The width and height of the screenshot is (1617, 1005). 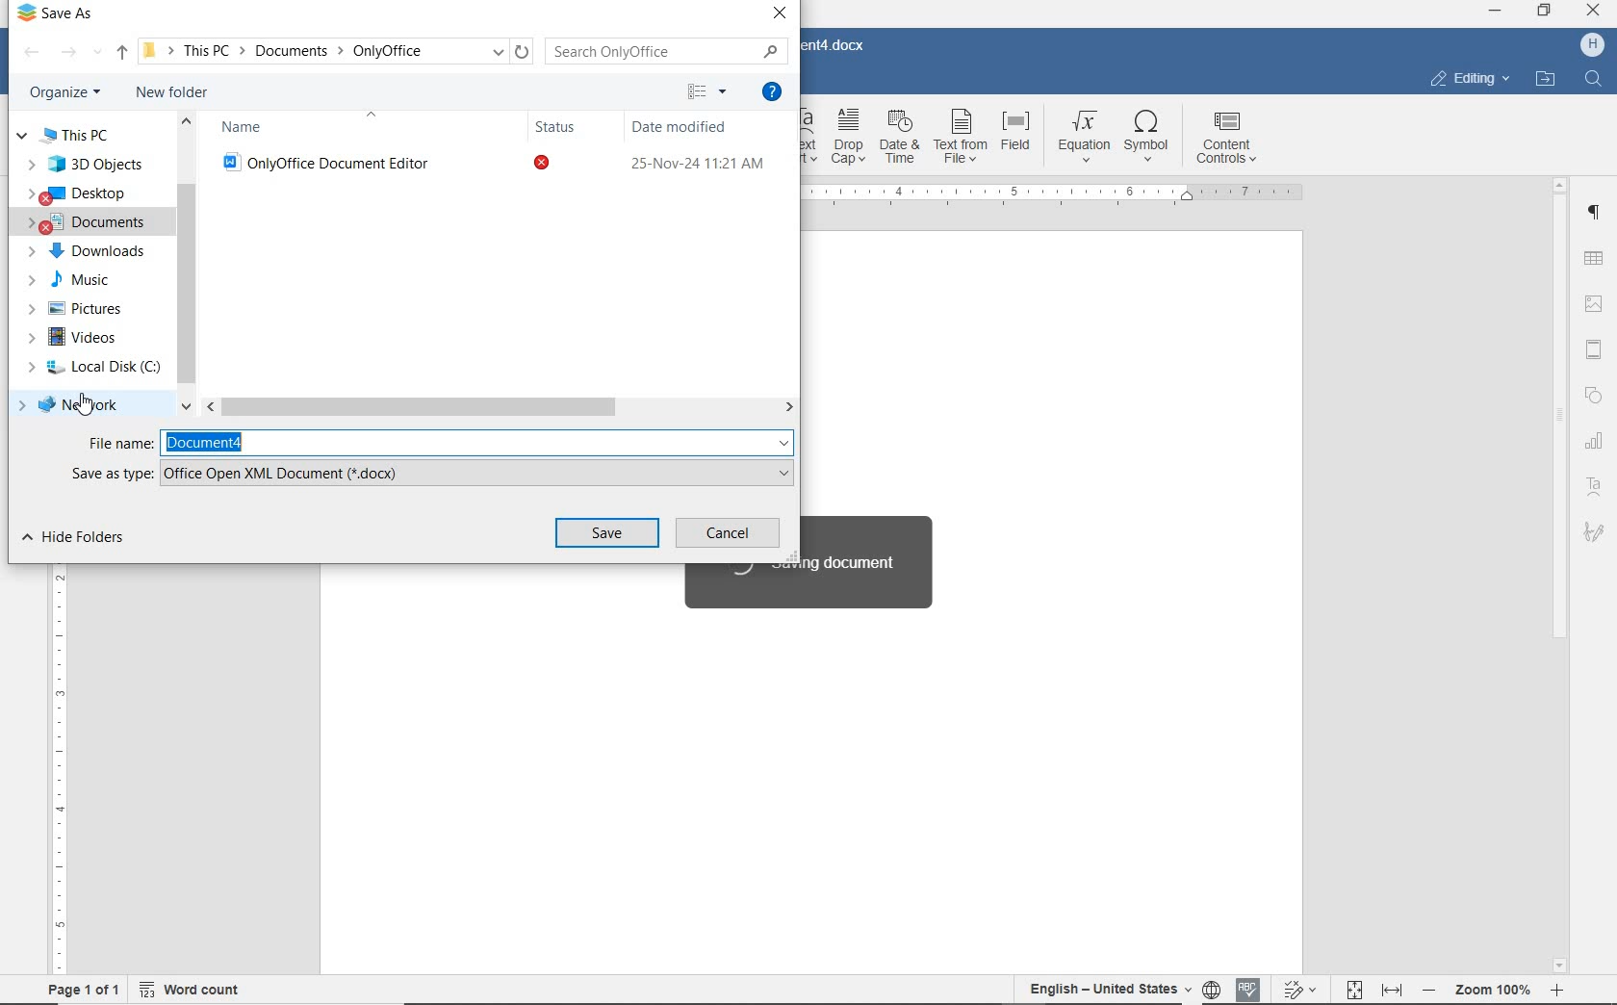 I want to click on symbol, so click(x=1149, y=137).